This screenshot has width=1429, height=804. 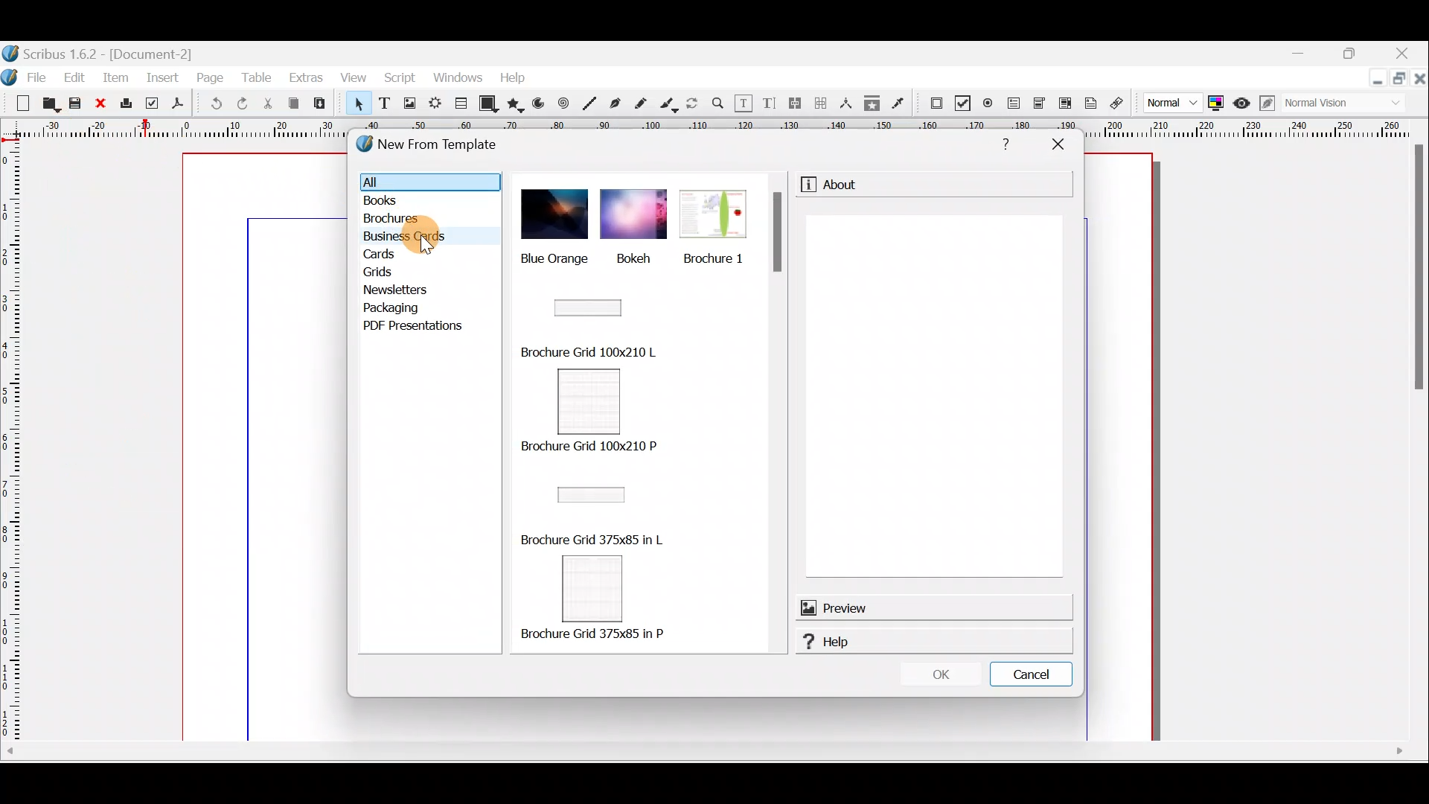 What do you see at coordinates (745, 104) in the screenshot?
I see `Edit contents of frame` at bounding box center [745, 104].